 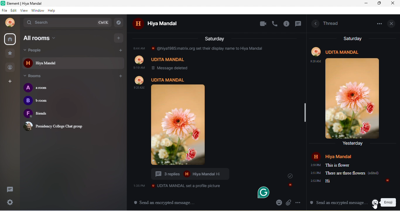 What do you see at coordinates (392, 3) in the screenshot?
I see `close` at bounding box center [392, 3].